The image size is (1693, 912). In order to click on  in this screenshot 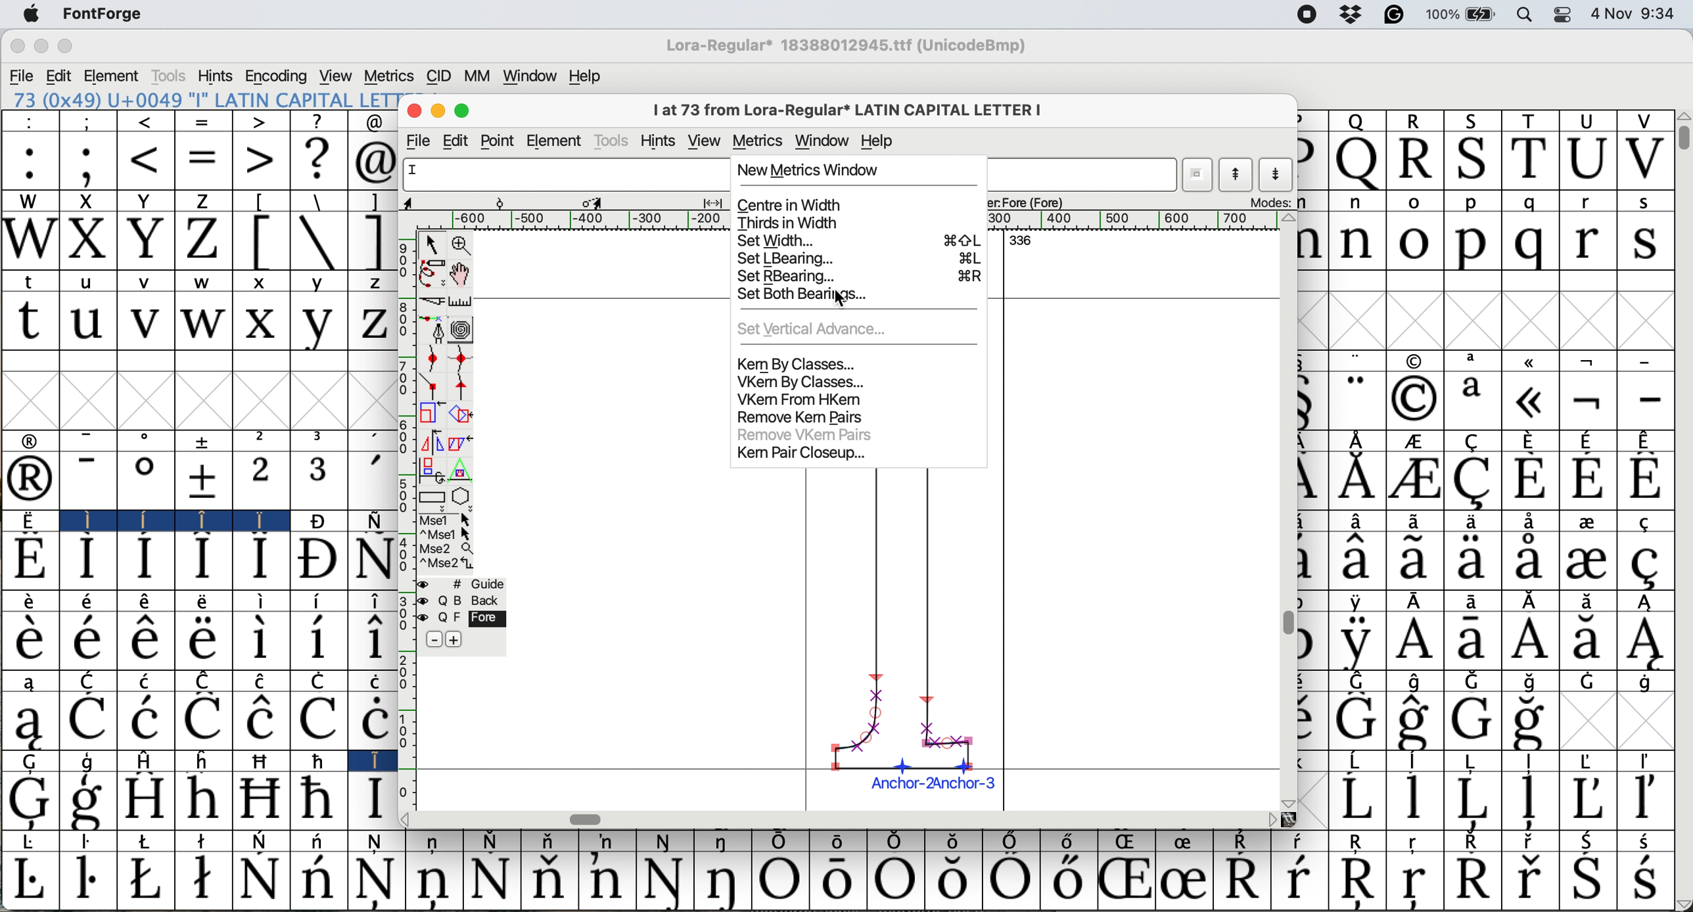, I will do `click(1474, 442)`.